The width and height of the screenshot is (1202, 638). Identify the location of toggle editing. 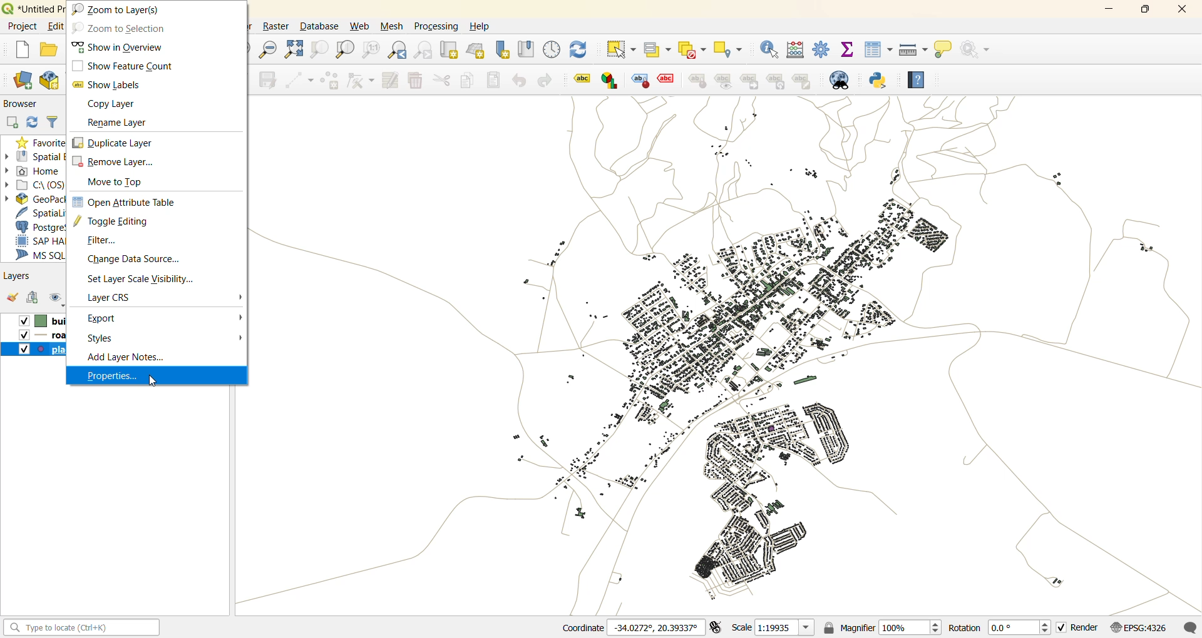
(125, 223).